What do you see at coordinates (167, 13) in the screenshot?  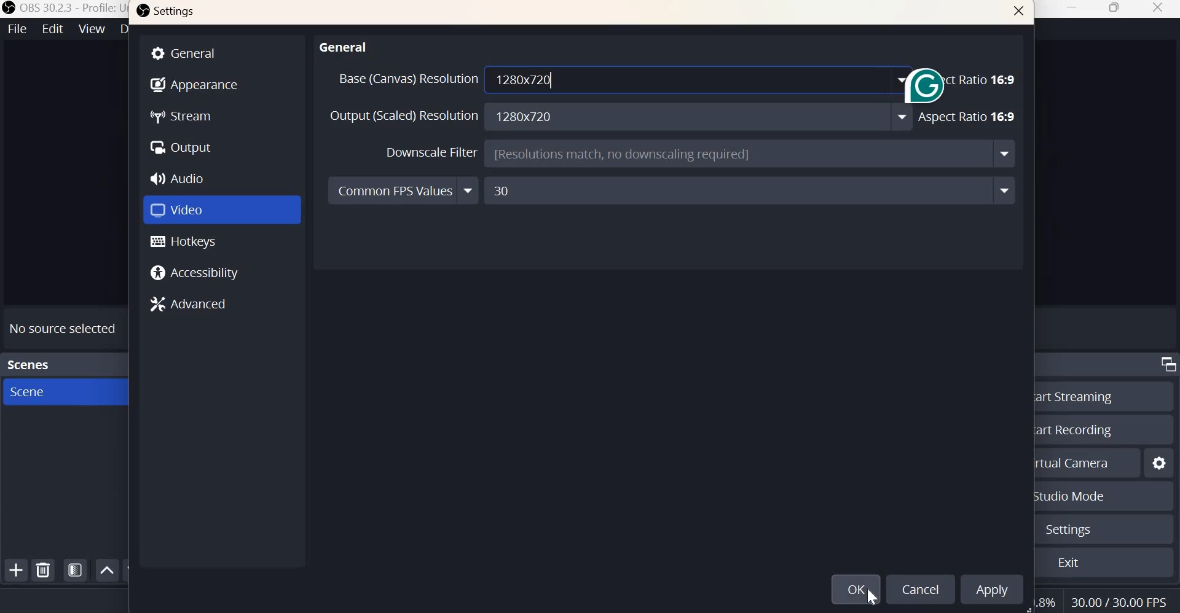 I see `Settings` at bounding box center [167, 13].